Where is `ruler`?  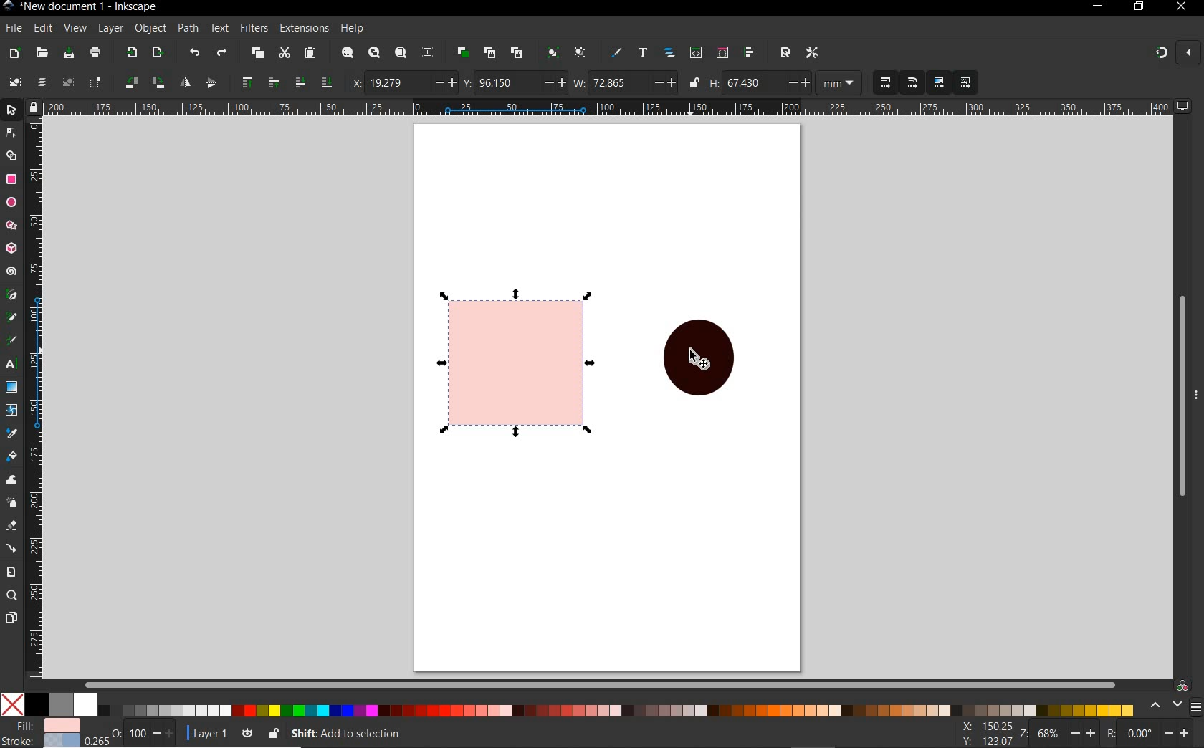
ruler is located at coordinates (35, 397).